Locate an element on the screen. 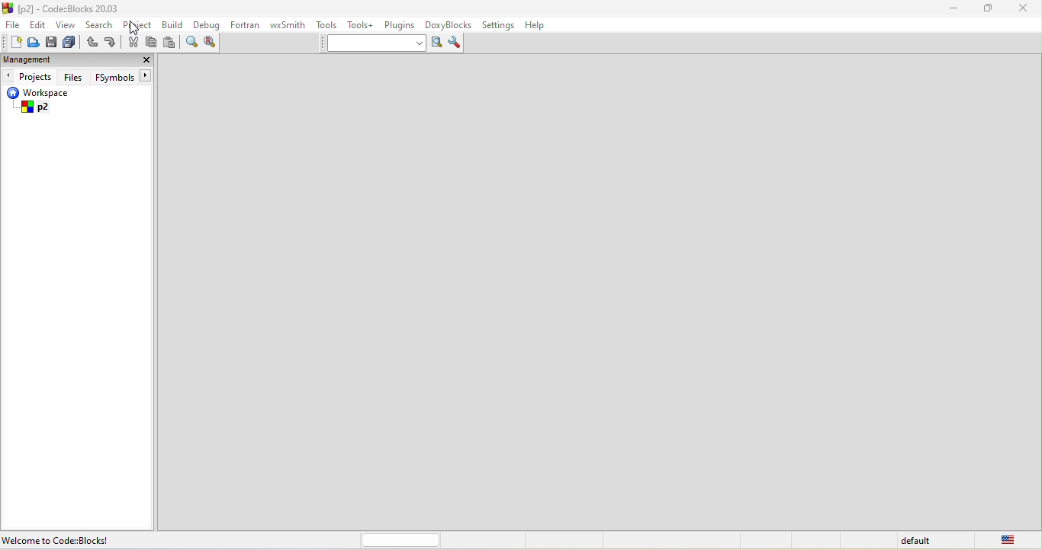  tools is located at coordinates (327, 27).